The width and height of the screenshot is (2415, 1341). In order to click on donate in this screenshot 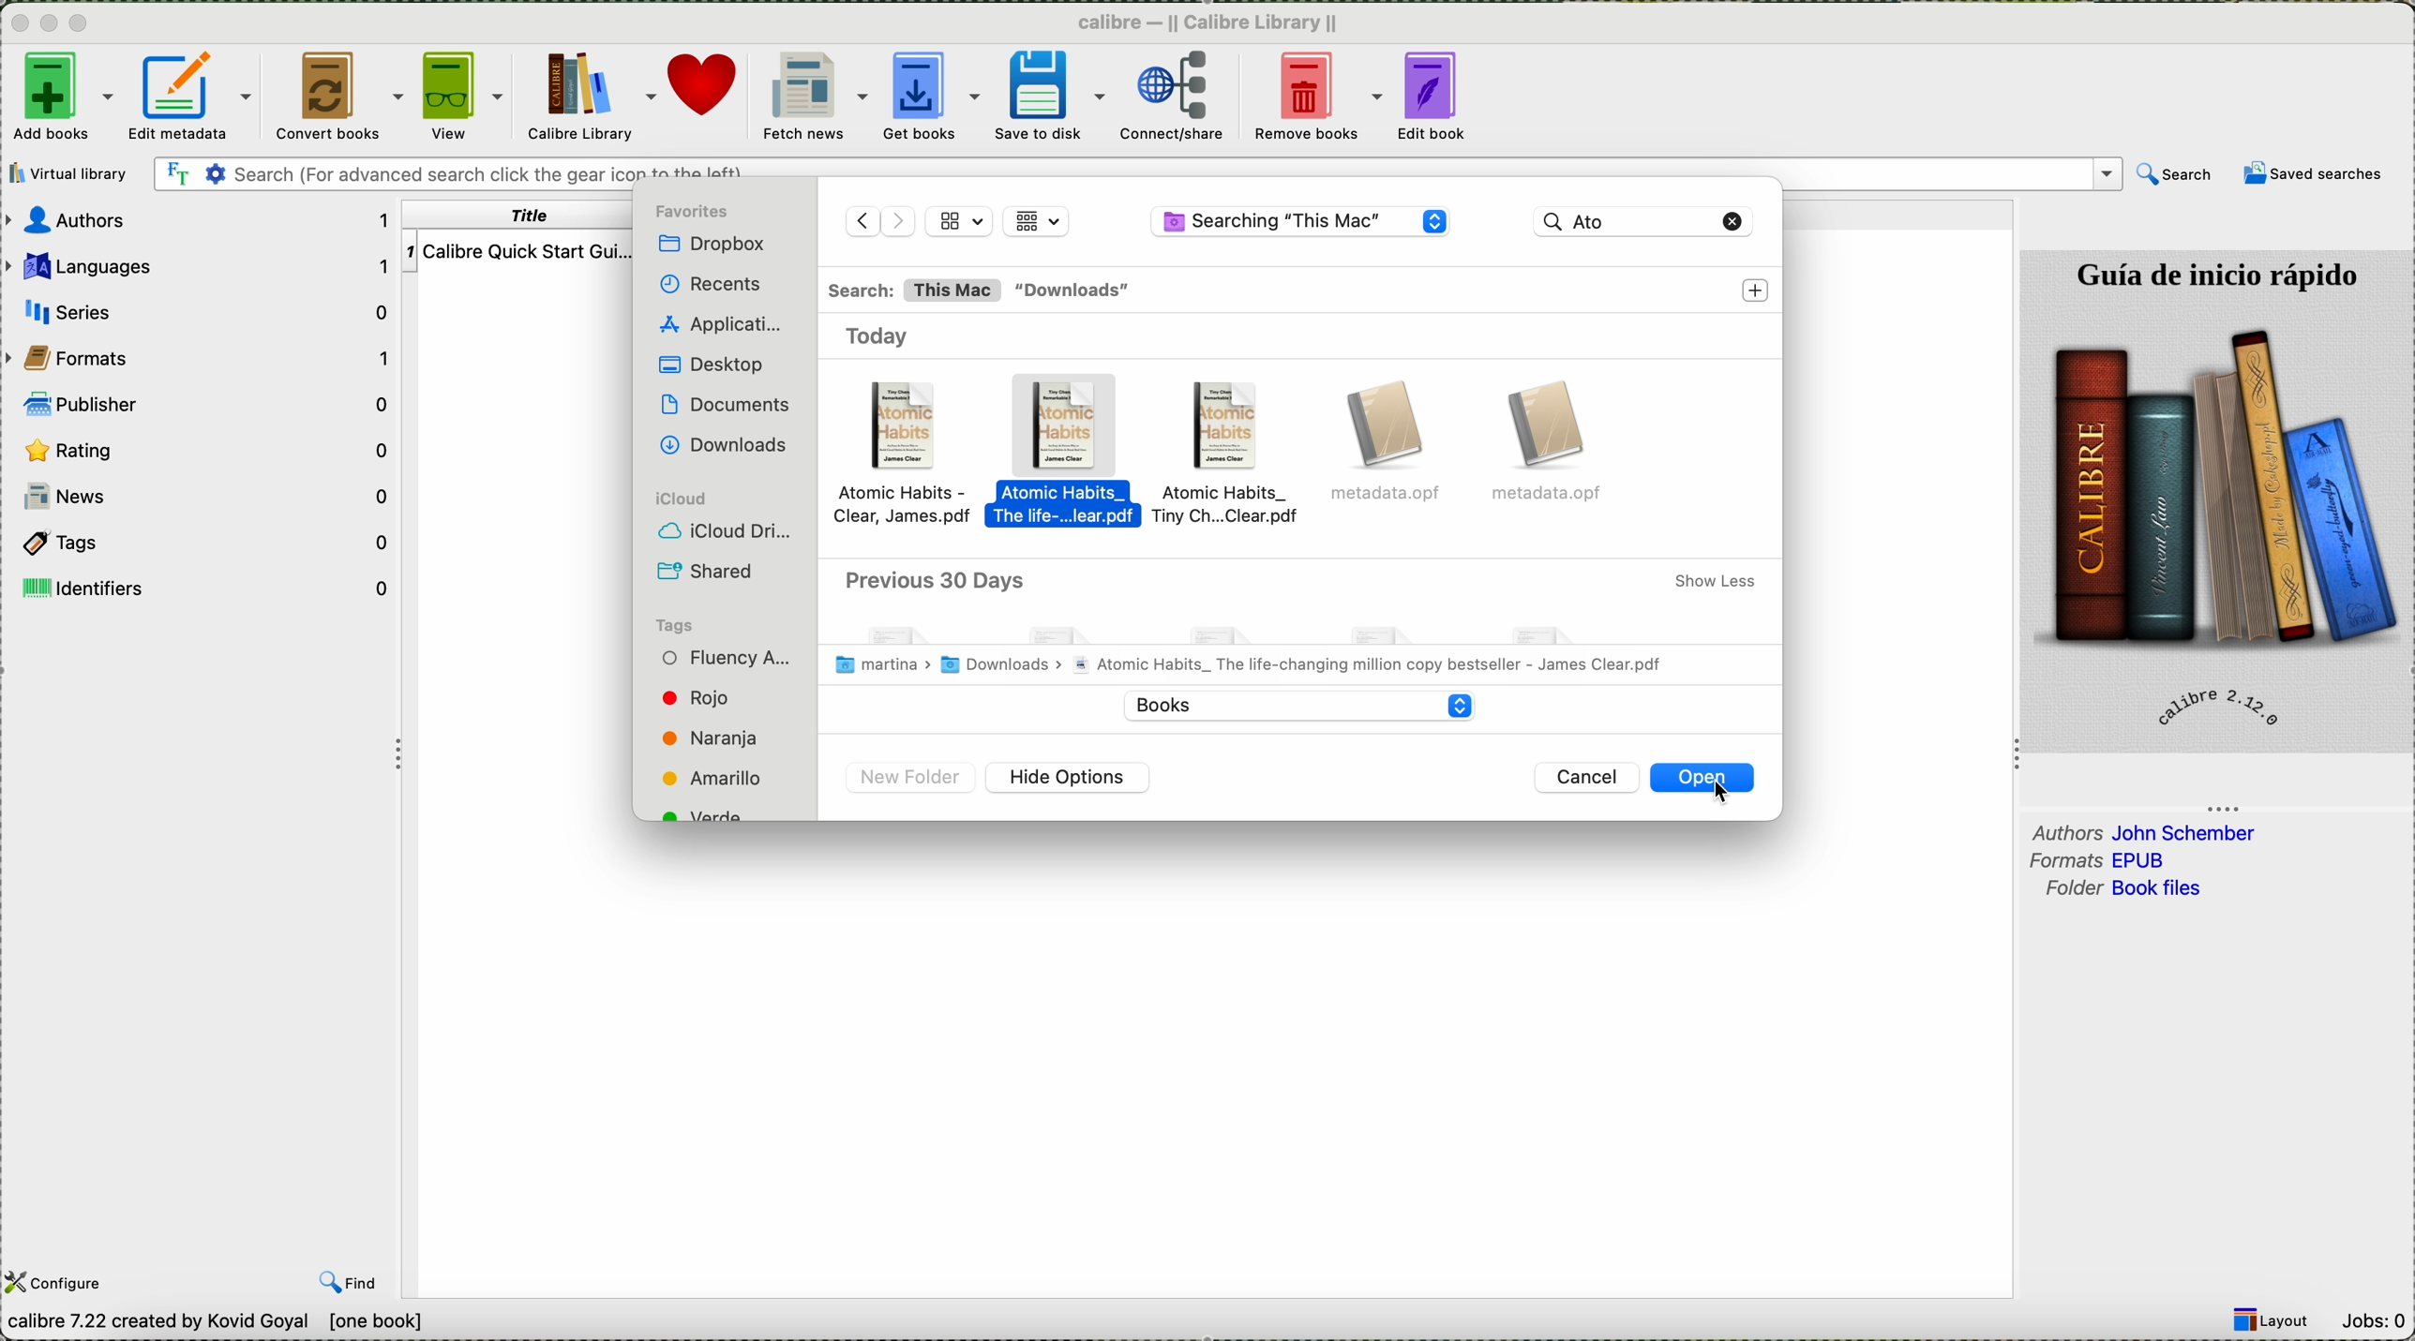, I will do `click(710, 97)`.